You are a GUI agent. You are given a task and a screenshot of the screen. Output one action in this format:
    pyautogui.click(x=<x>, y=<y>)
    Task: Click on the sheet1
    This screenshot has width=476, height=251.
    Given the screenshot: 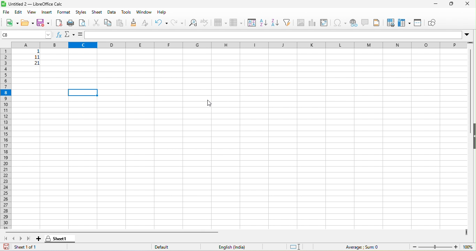 What is the action you would take?
    pyautogui.click(x=64, y=239)
    